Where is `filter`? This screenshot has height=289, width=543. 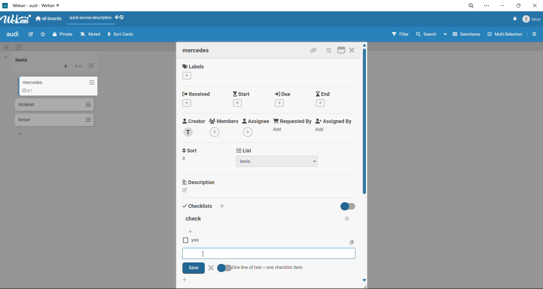 filter is located at coordinates (400, 35).